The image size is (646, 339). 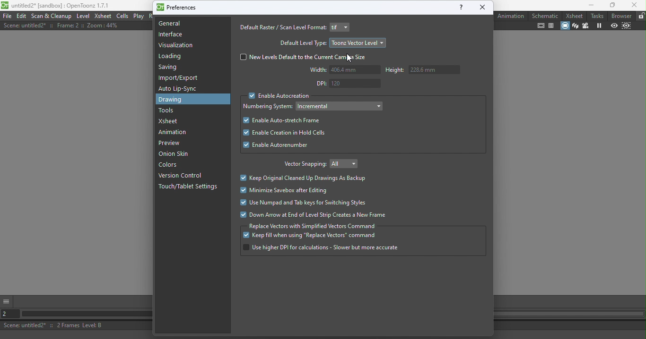 What do you see at coordinates (281, 134) in the screenshot?
I see `Enable creation in hold cells ` at bounding box center [281, 134].